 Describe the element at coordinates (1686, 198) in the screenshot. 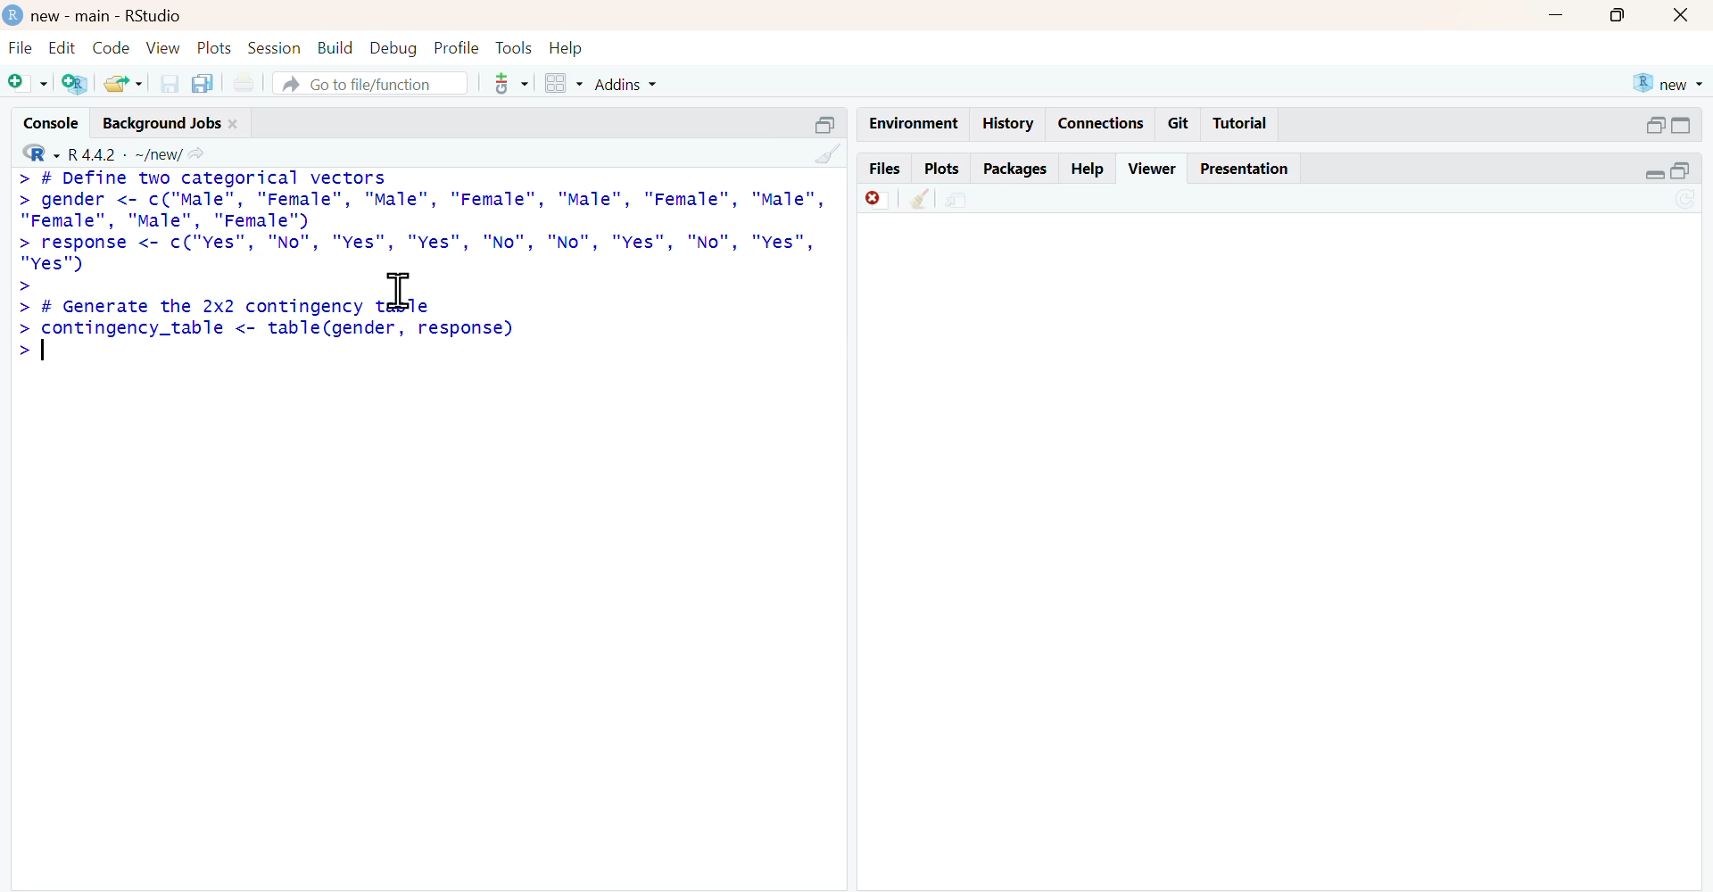

I see `Sync` at that location.